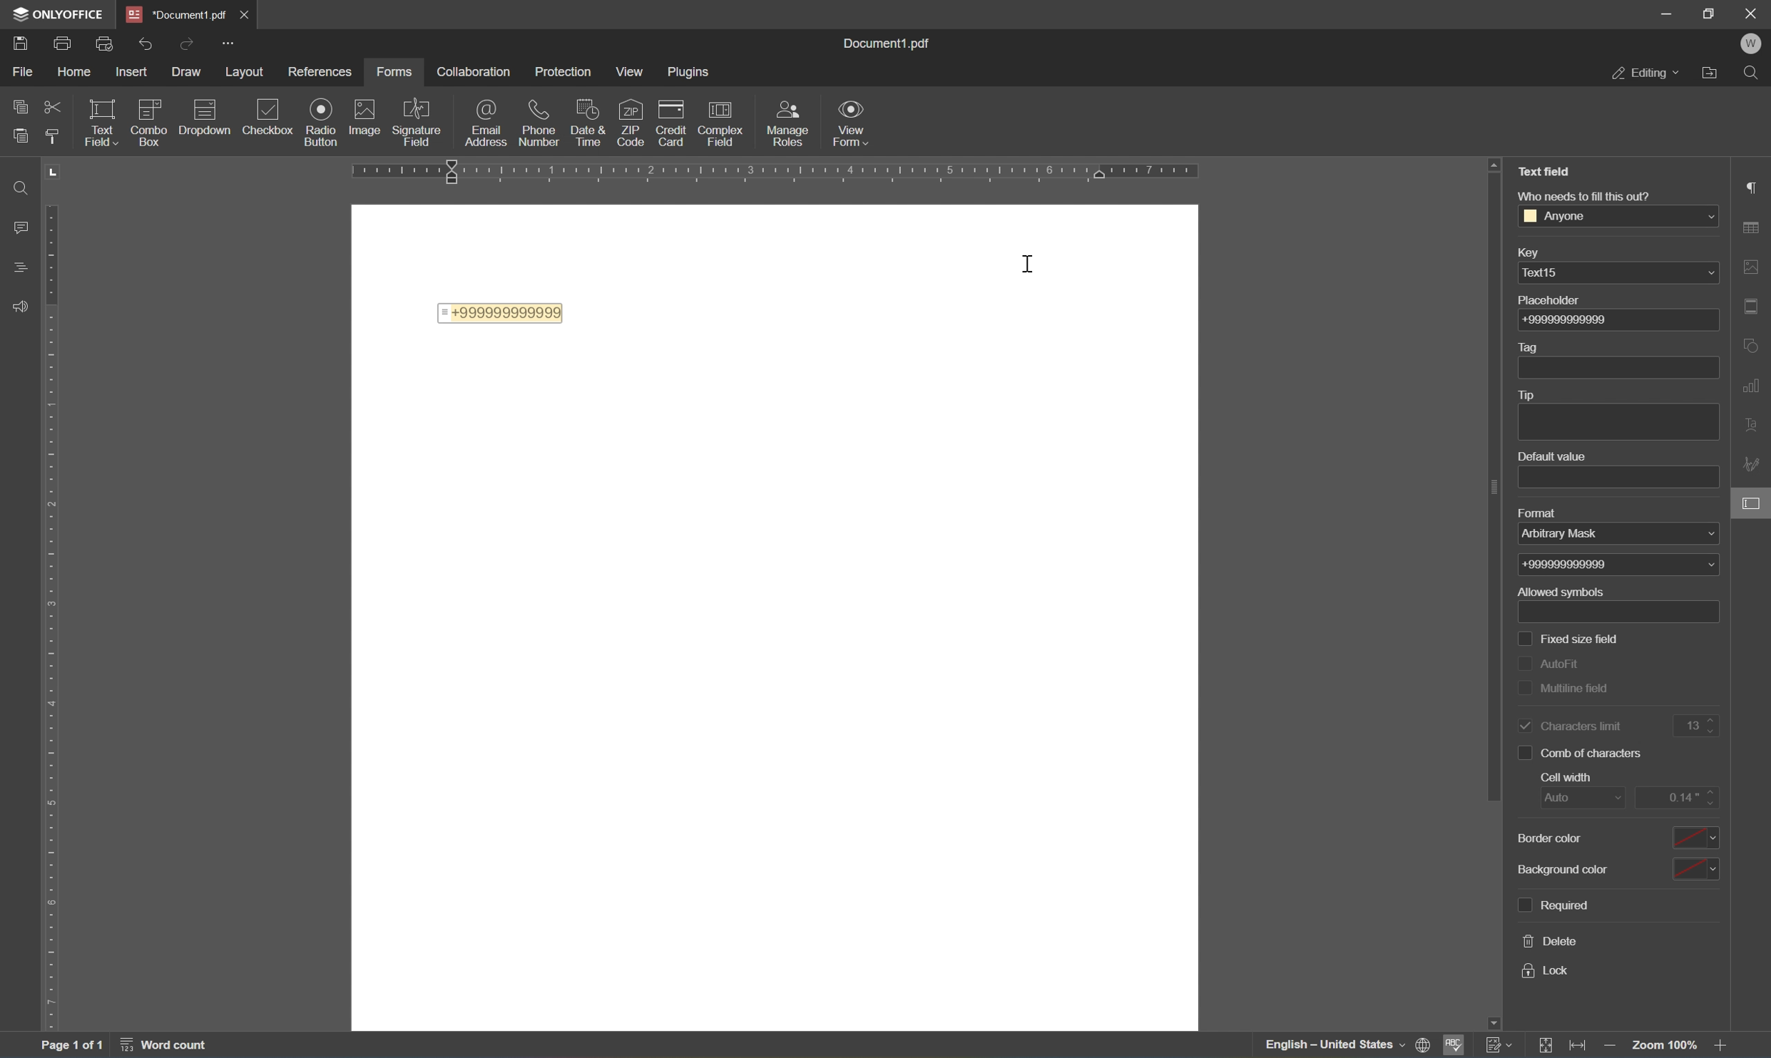  Describe the element at coordinates (1755, 341) in the screenshot. I see `shape settings` at that location.